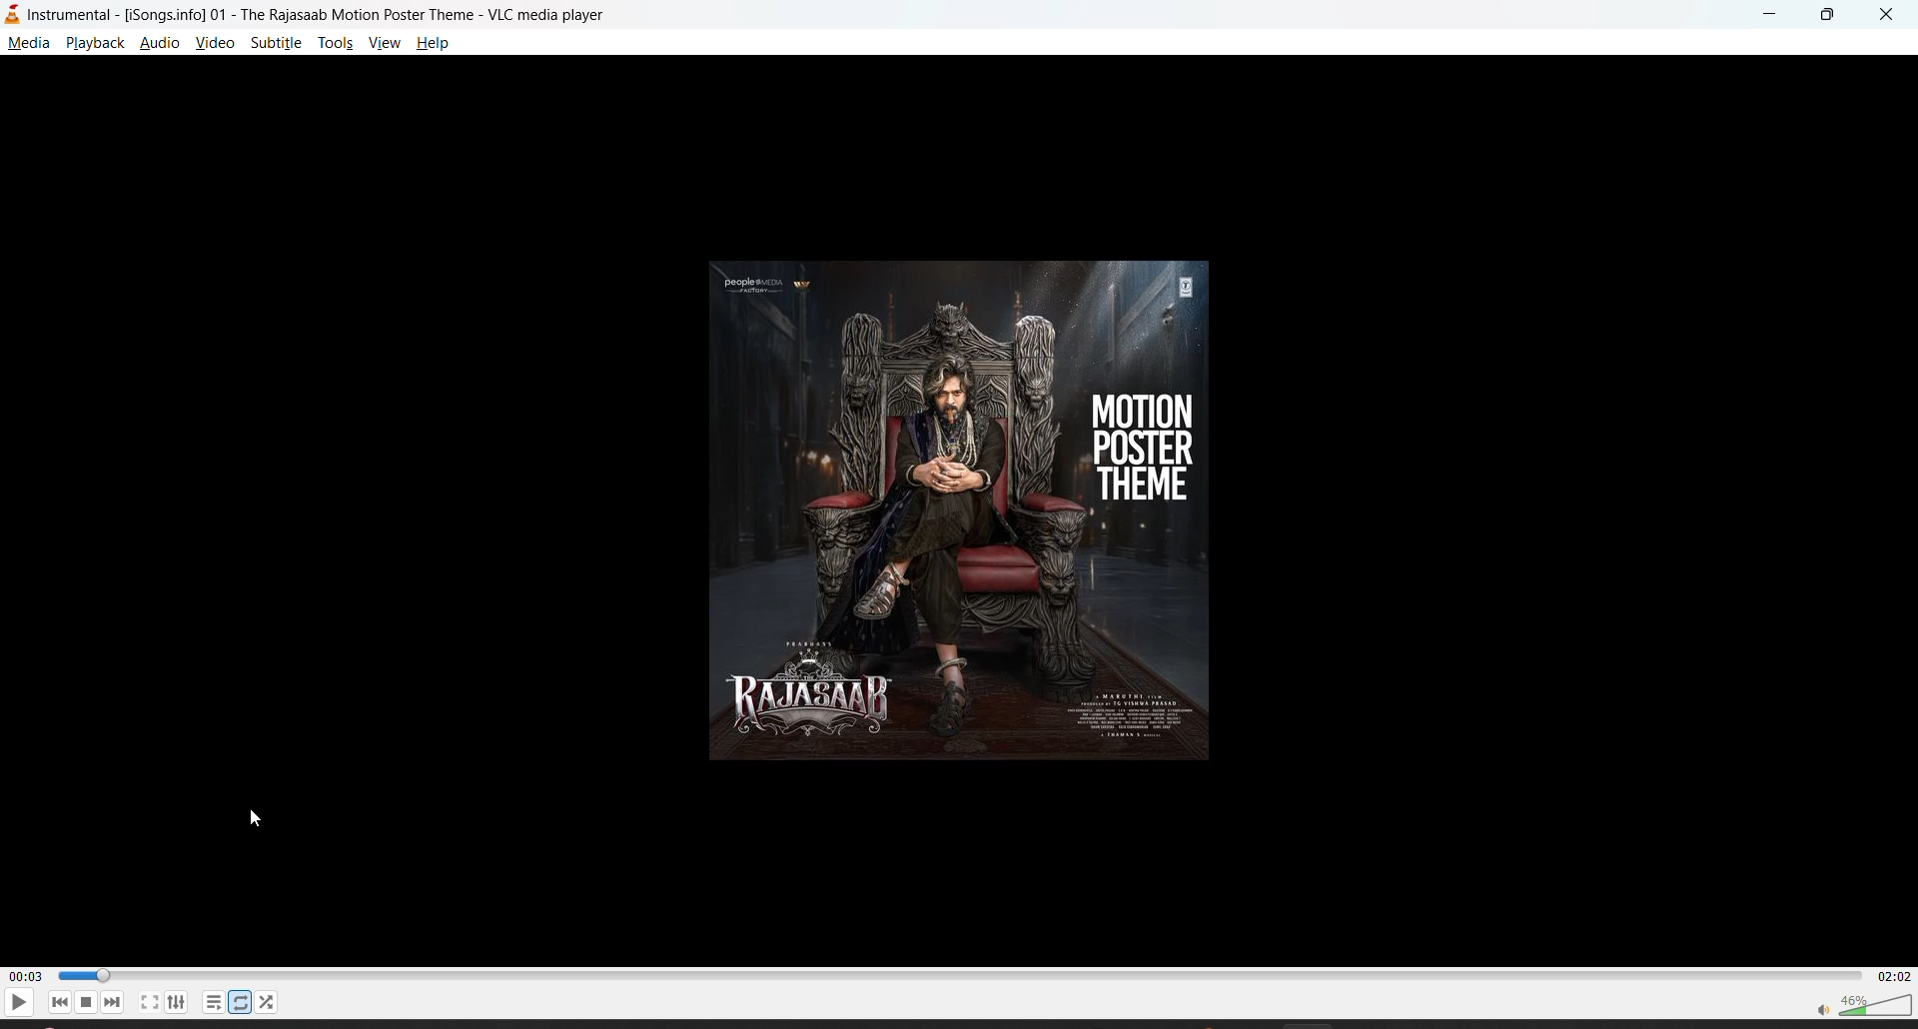 The image size is (1918, 1029). I want to click on video, so click(215, 46).